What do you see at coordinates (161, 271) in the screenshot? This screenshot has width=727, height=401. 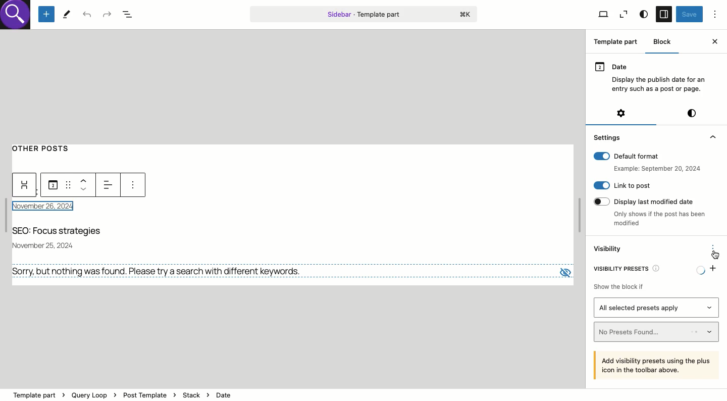 I see `No results` at bounding box center [161, 271].